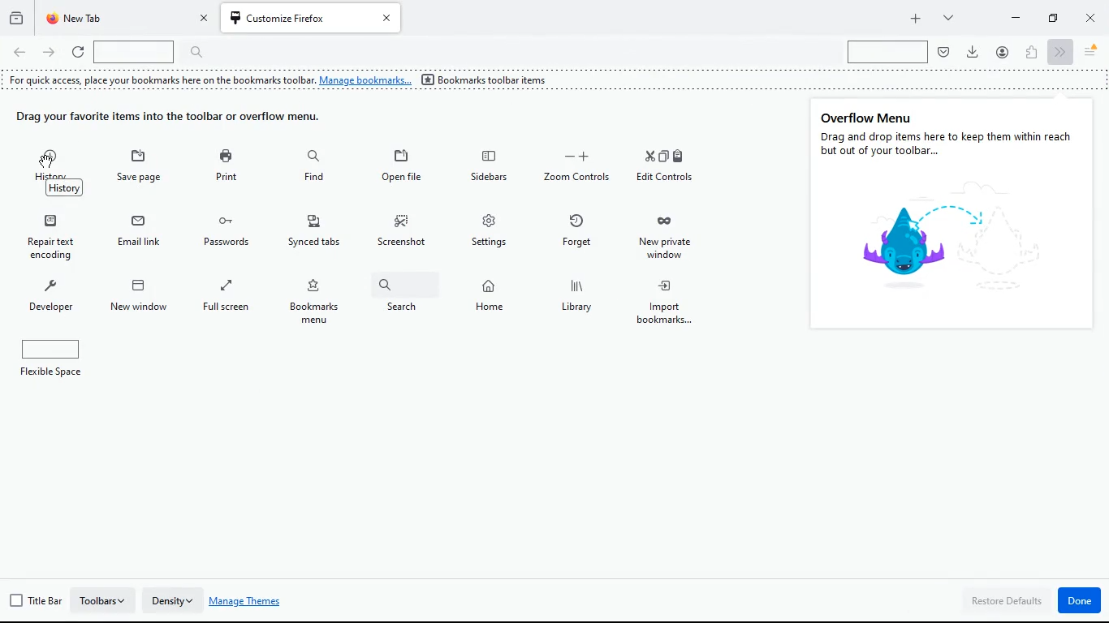 The width and height of the screenshot is (1109, 623). What do you see at coordinates (944, 52) in the screenshot?
I see `pocket` at bounding box center [944, 52].